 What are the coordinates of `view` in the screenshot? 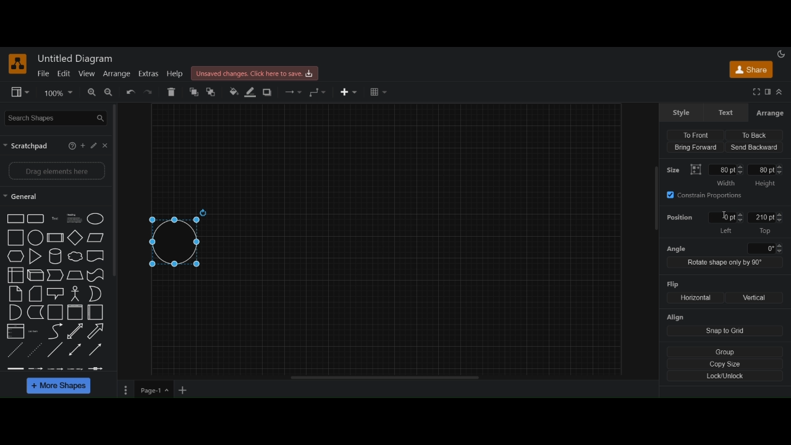 It's located at (86, 74).